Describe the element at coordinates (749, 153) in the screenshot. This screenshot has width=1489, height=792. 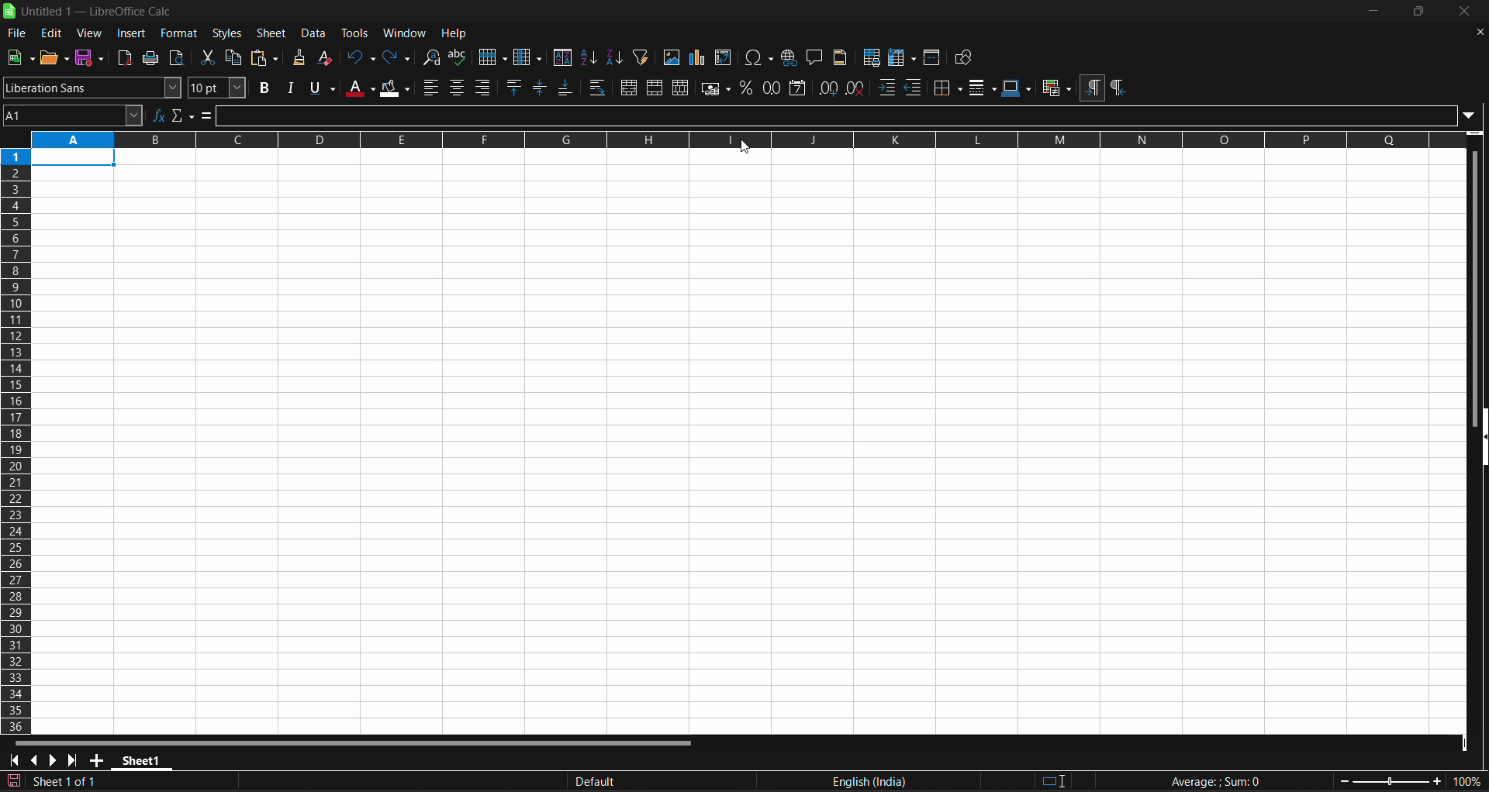
I see `cursor` at that location.